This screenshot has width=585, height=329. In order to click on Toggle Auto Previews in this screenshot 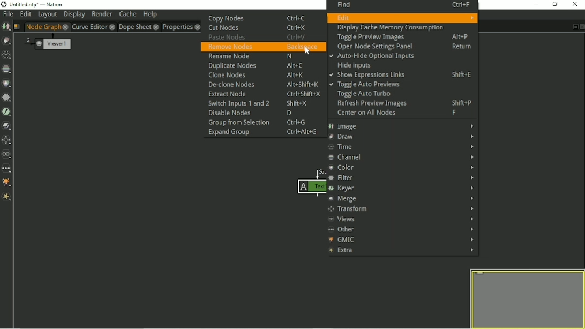, I will do `click(365, 85)`.